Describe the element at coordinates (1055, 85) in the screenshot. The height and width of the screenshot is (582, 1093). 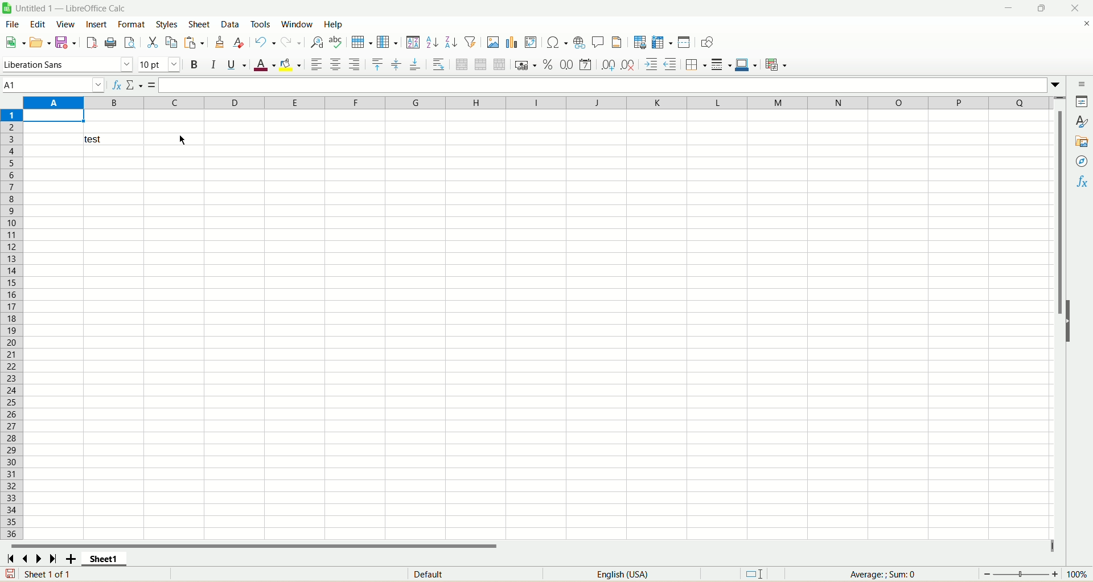
I see `More options` at that location.